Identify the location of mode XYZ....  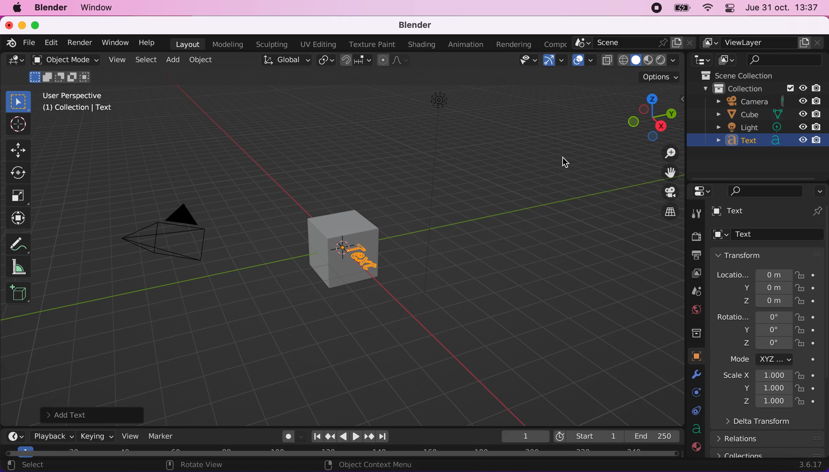
(774, 359).